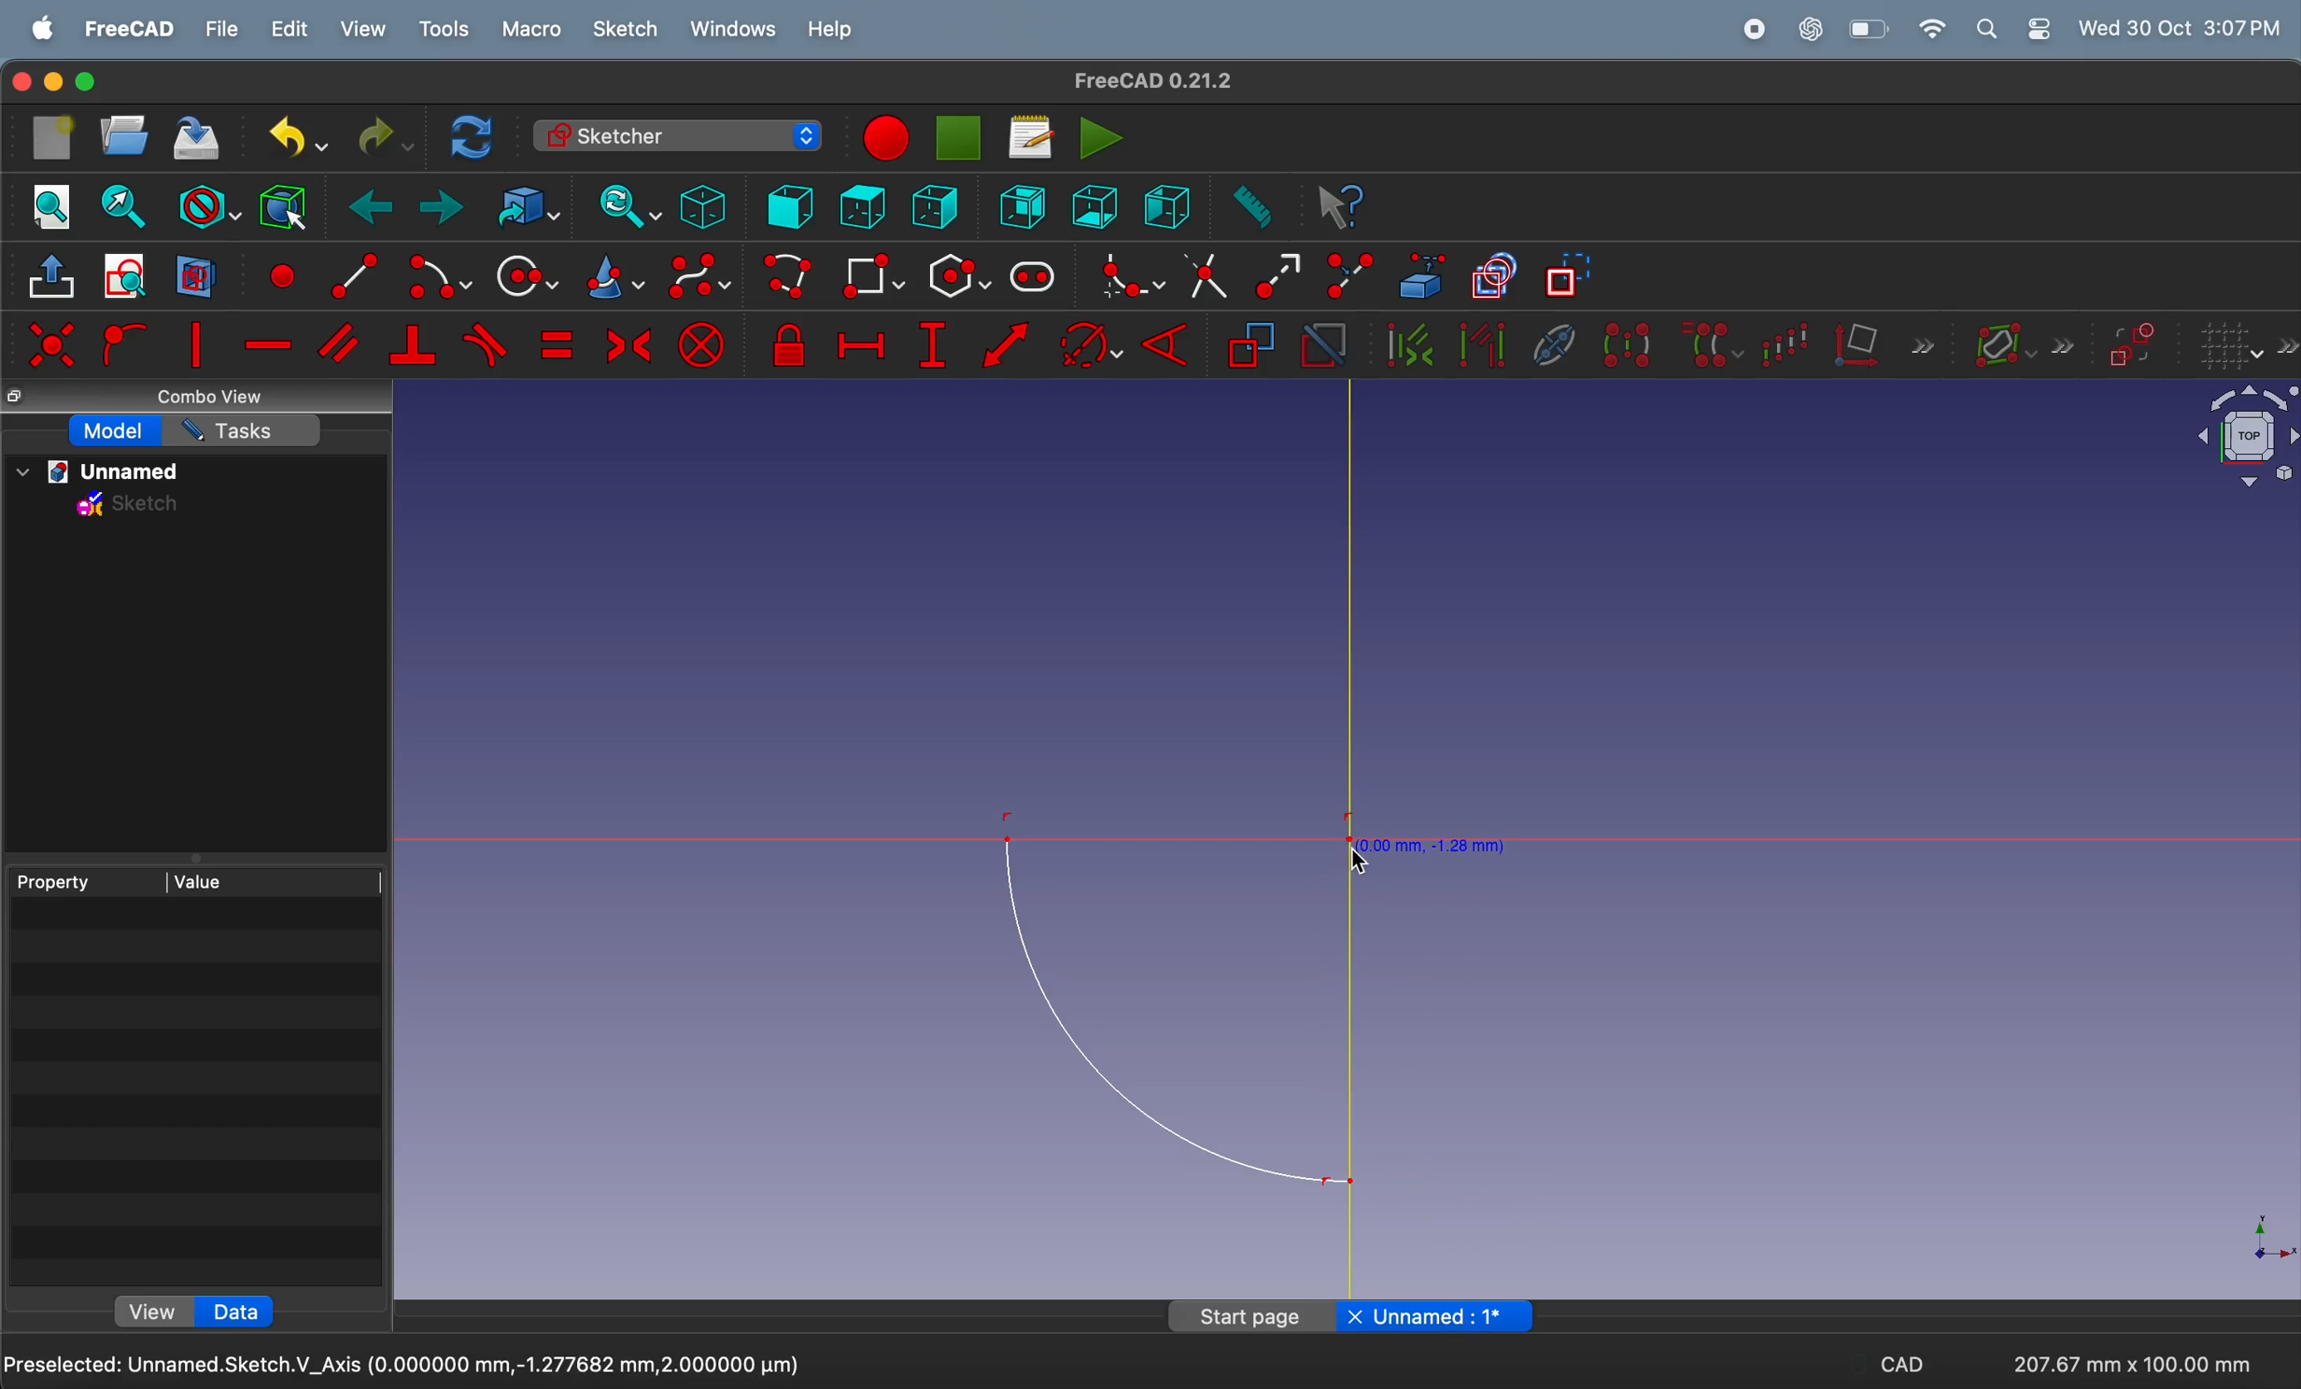 This screenshot has height=1389, width=2301. What do you see at coordinates (196, 275) in the screenshot?
I see `view section` at bounding box center [196, 275].